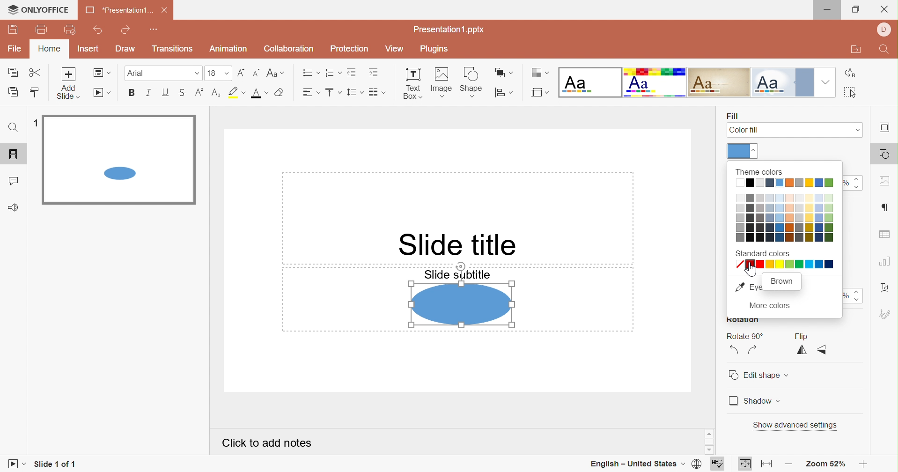 Image resolution: width=898 pixels, height=472 pixels. Describe the element at coordinates (503, 72) in the screenshot. I see `Arrange shape` at that location.